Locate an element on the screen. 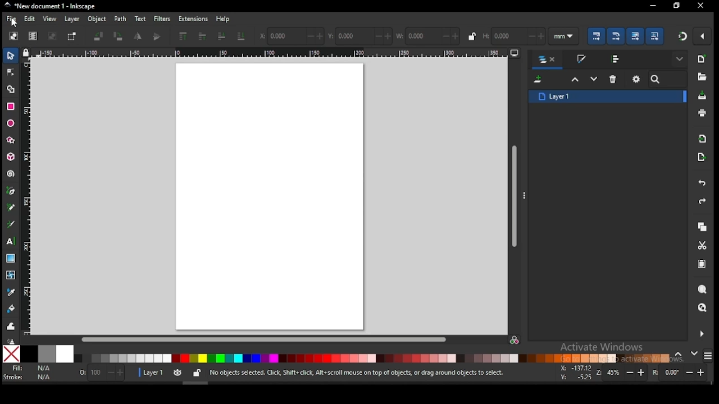  gradient tool is located at coordinates (12, 259).